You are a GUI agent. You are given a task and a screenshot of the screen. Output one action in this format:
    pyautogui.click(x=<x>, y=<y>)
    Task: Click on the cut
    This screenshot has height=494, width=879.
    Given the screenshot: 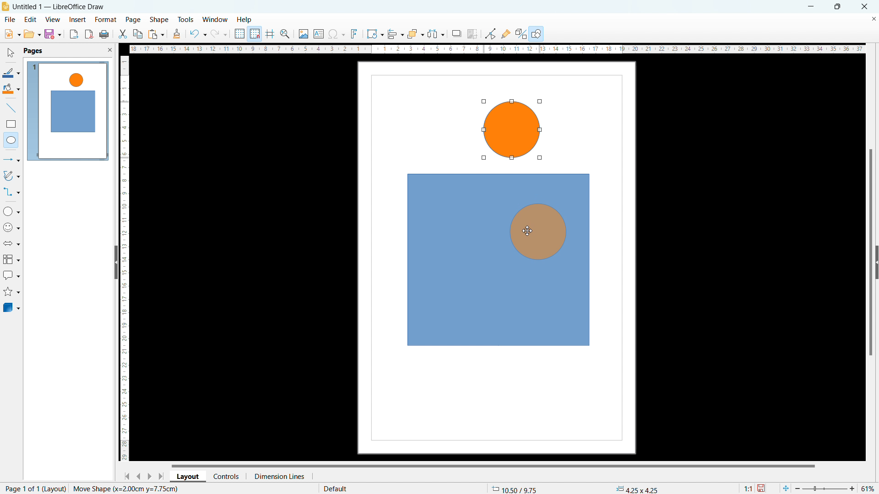 What is the action you would take?
    pyautogui.click(x=123, y=34)
    